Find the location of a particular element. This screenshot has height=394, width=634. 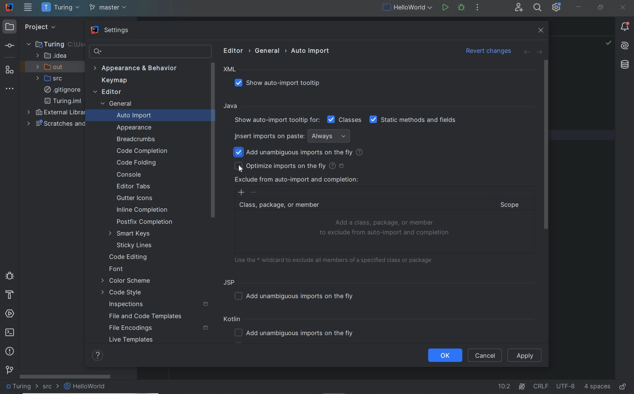

RESTORE DOWN is located at coordinates (601, 8).